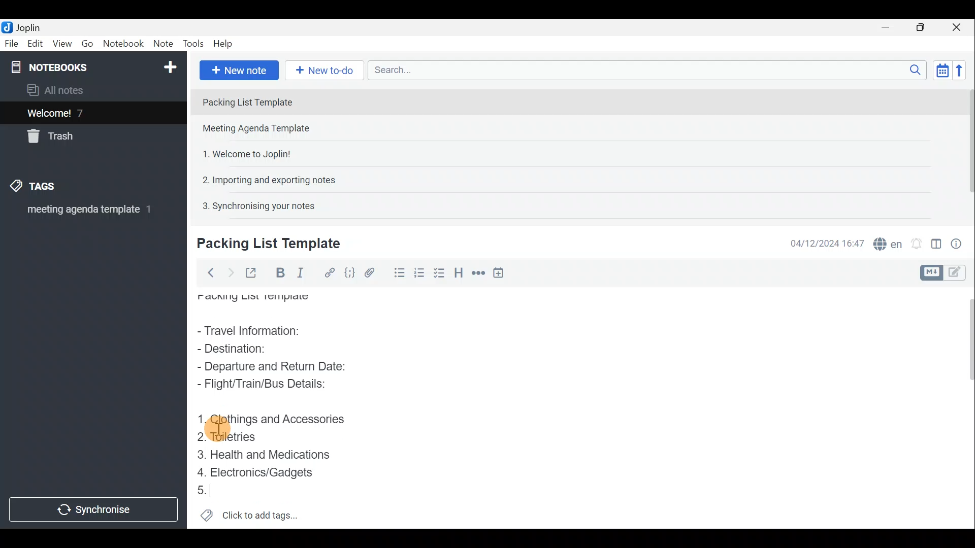 The image size is (975, 548). Describe the element at coordinates (891, 29) in the screenshot. I see `Minimise` at that location.